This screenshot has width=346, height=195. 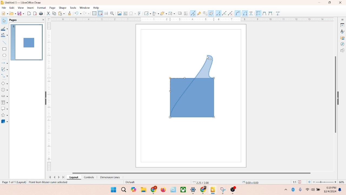 What do you see at coordinates (125, 14) in the screenshot?
I see `textbox` at bounding box center [125, 14].